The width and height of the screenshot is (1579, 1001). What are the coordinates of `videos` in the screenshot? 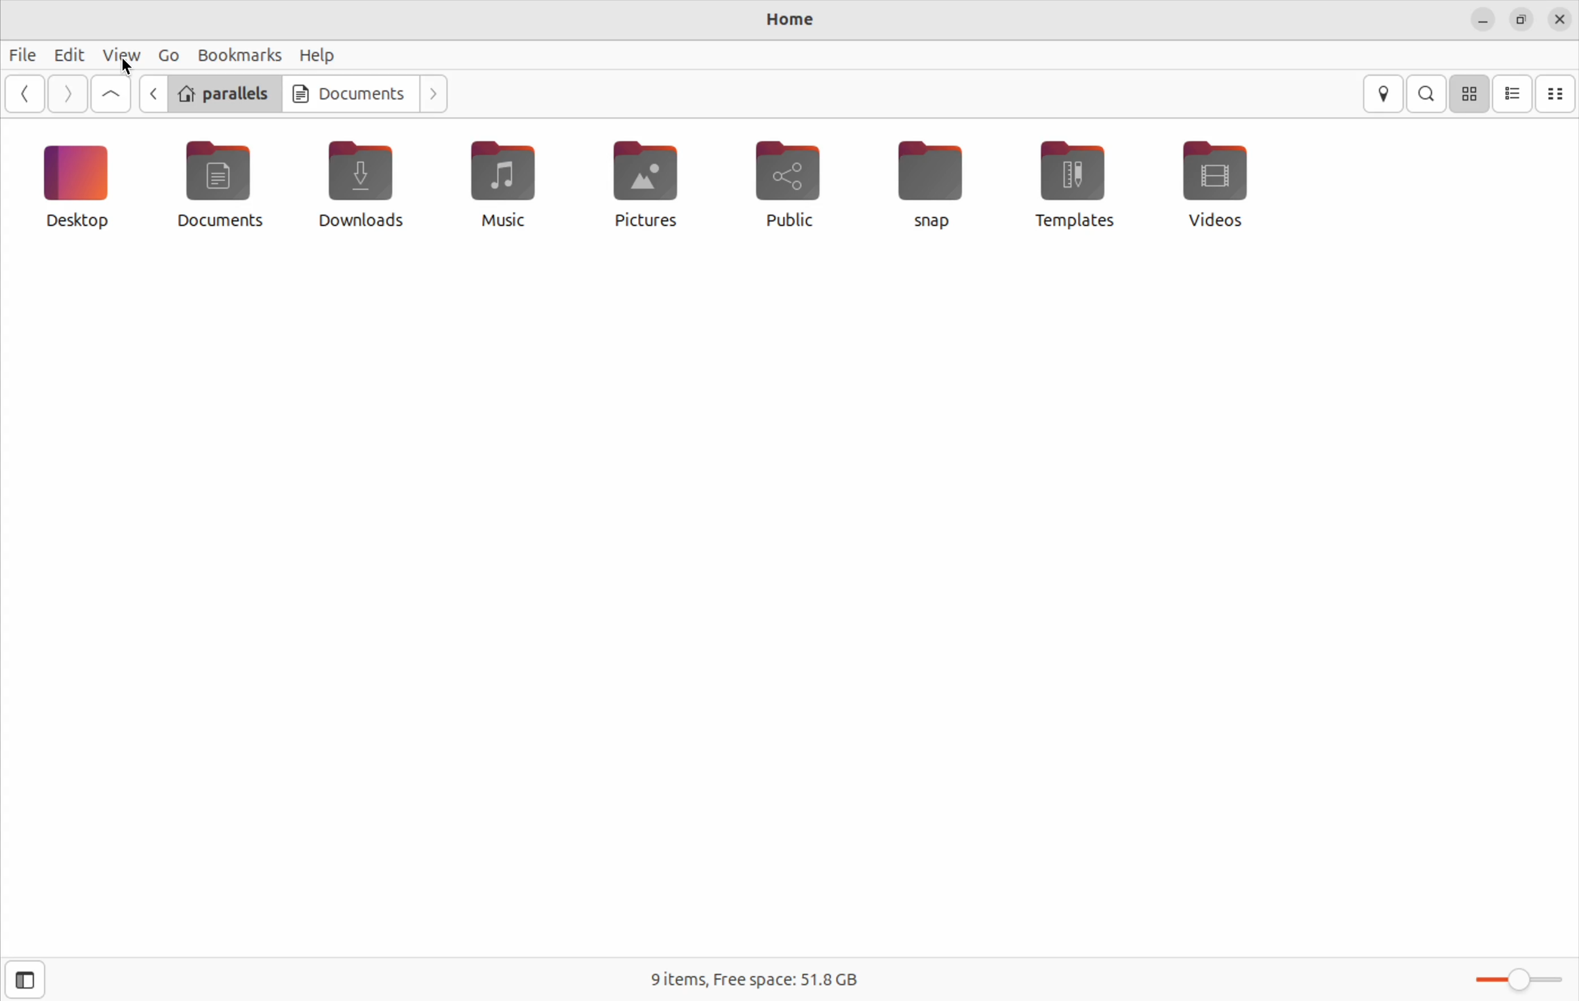 It's located at (1218, 187).